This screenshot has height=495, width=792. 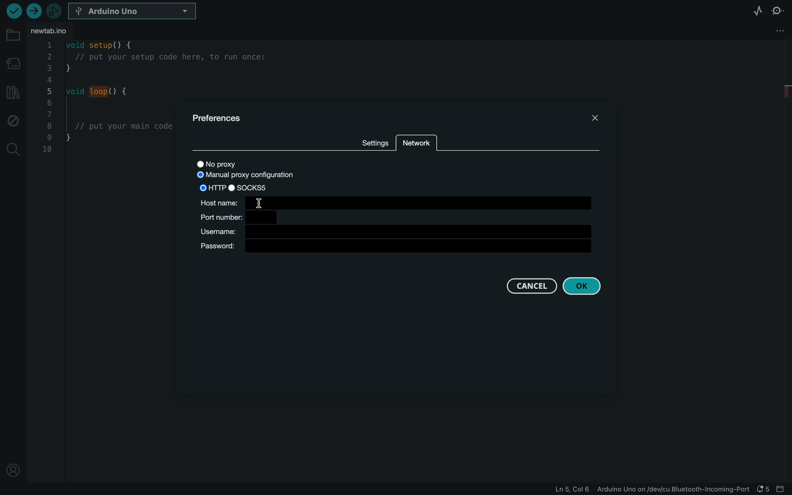 What do you see at coordinates (260, 203) in the screenshot?
I see `cursor` at bounding box center [260, 203].